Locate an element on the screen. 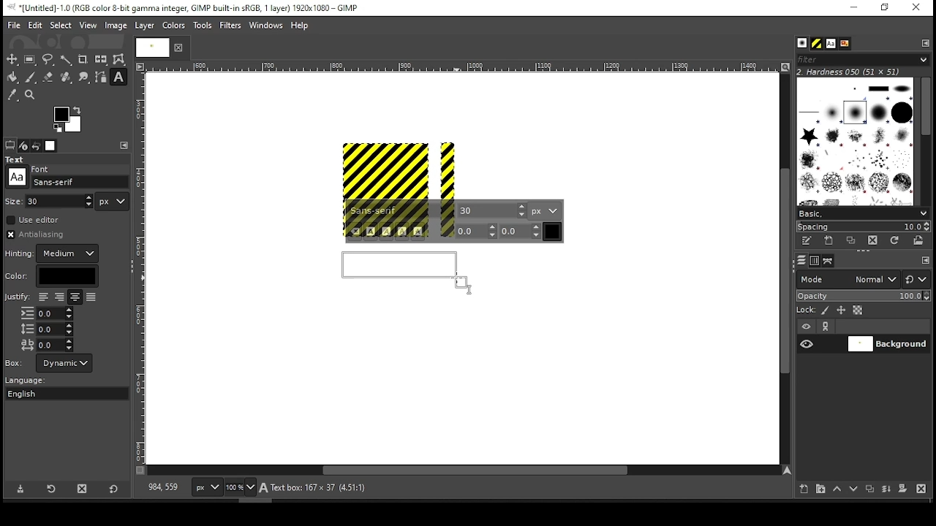 The width and height of the screenshot is (936, 526). configure this tab is located at coordinates (926, 42).